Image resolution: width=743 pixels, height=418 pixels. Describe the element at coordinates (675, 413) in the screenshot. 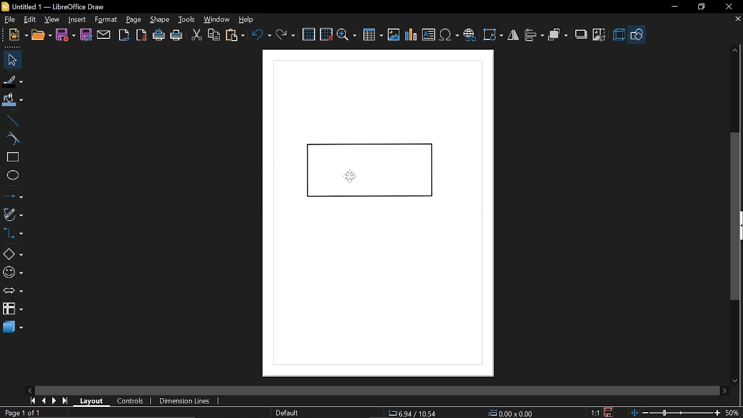

I see `change zoom` at that location.